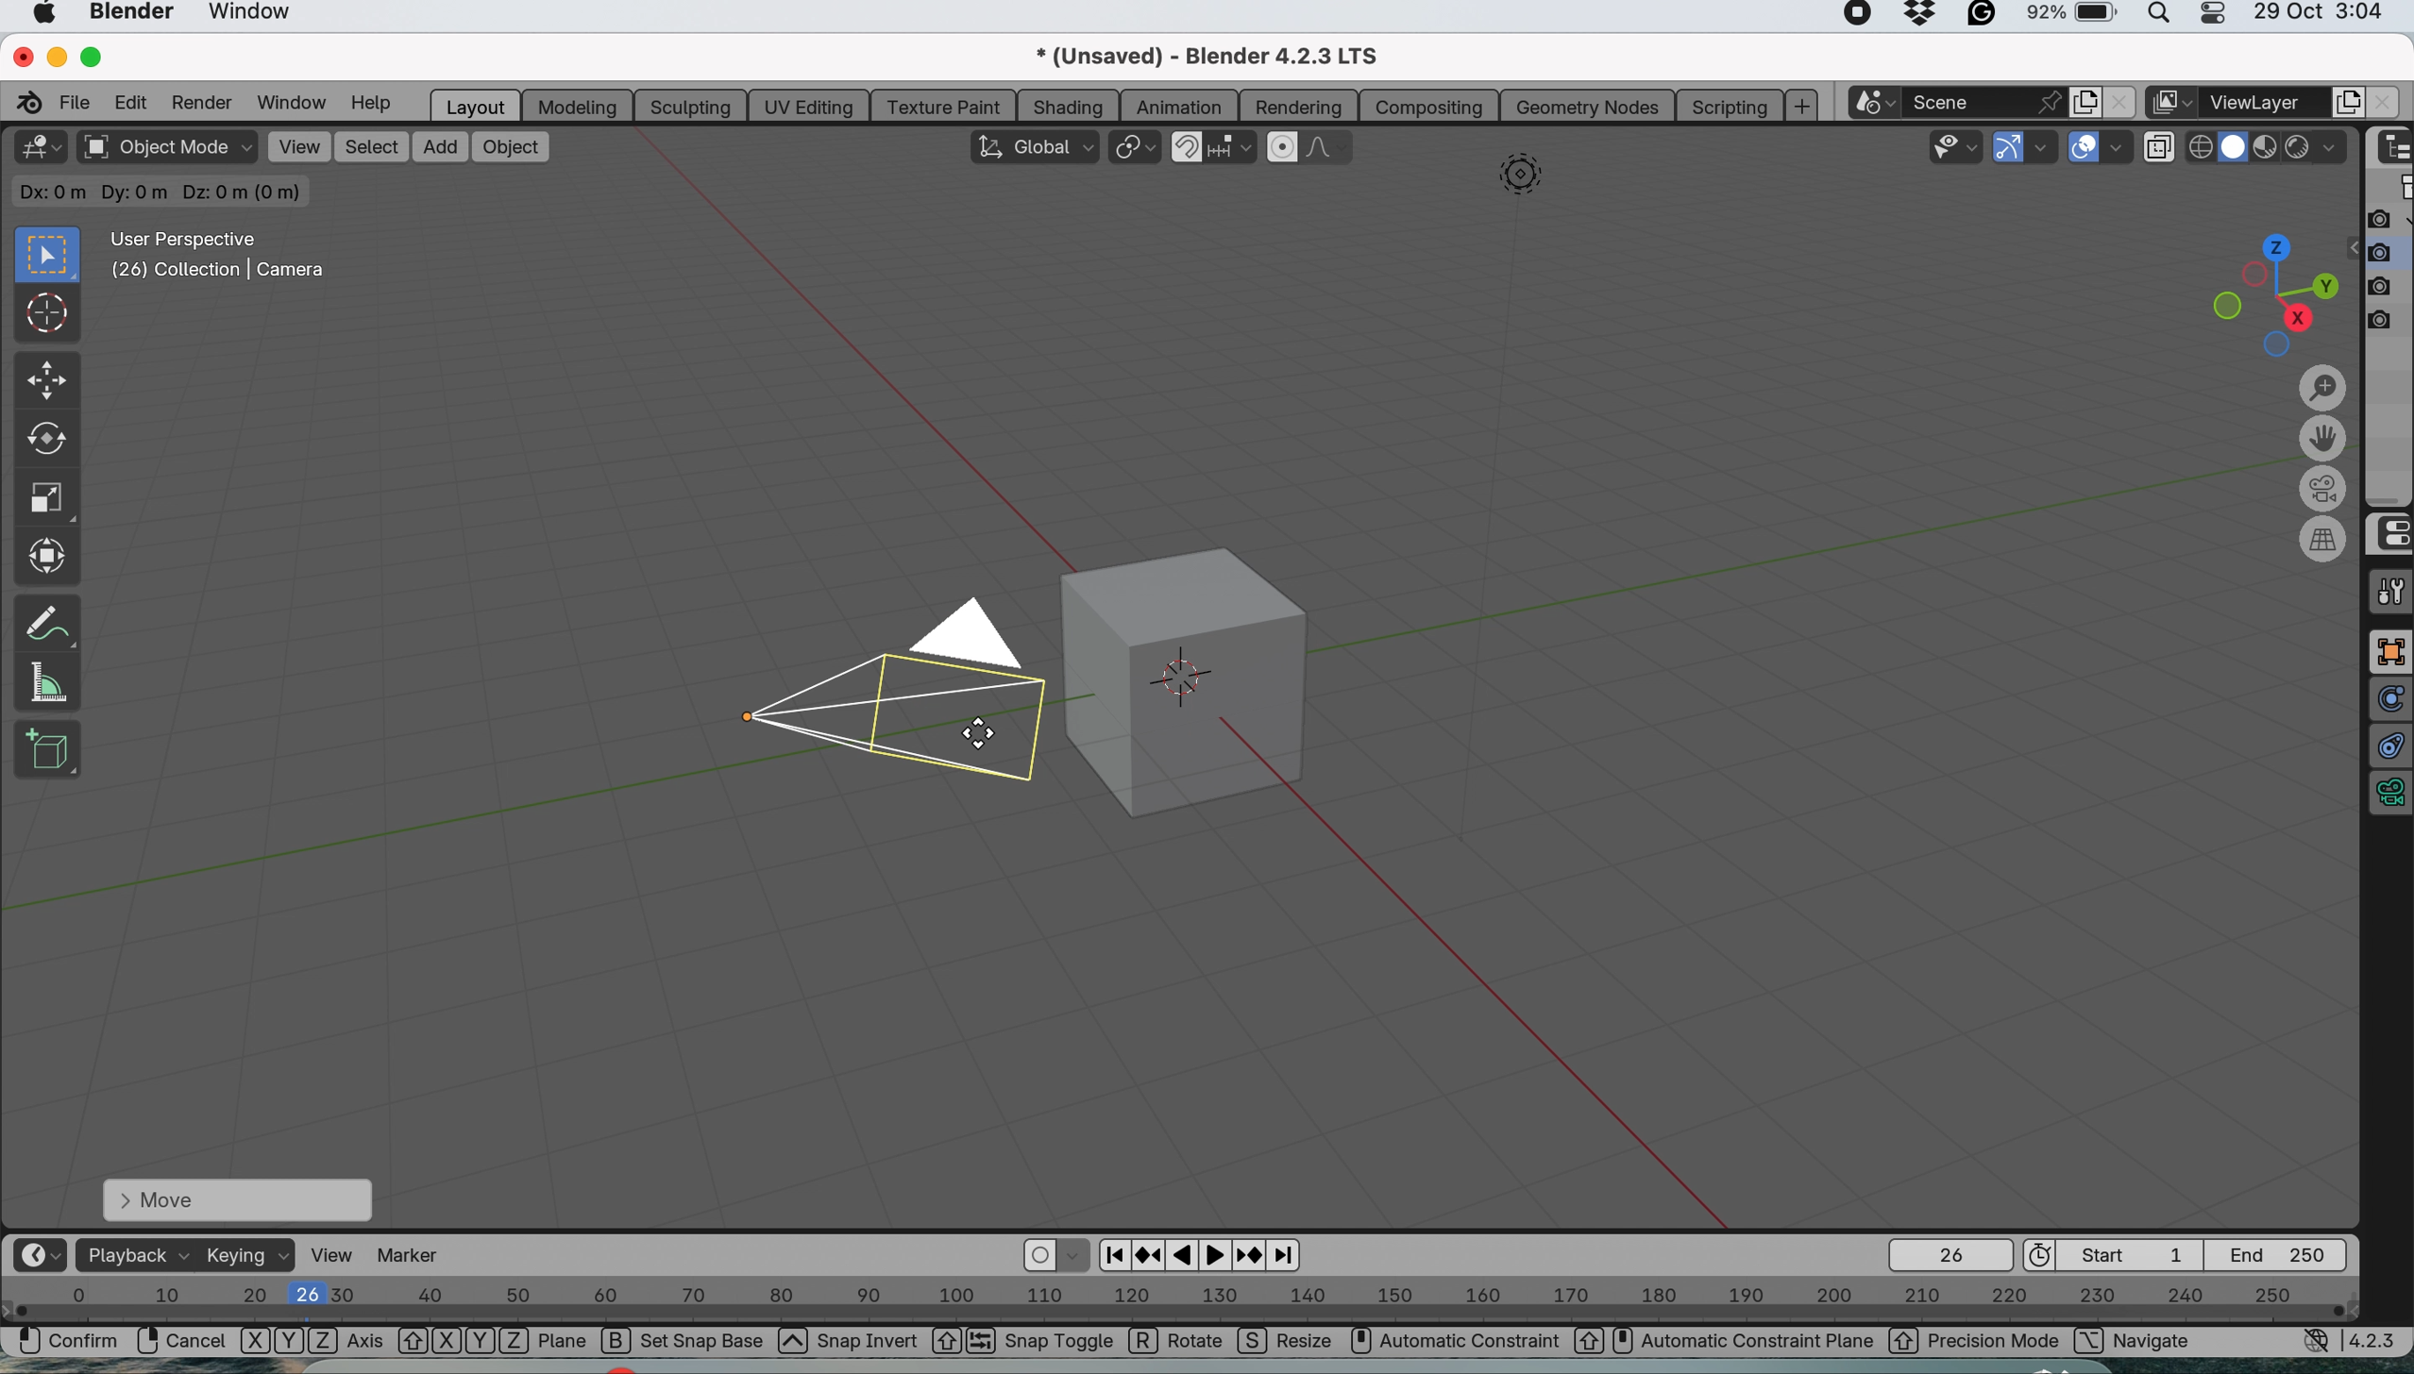 Image resolution: width=2414 pixels, height=1374 pixels. Describe the element at coordinates (2118, 1254) in the screenshot. I see `first frame` at that location.